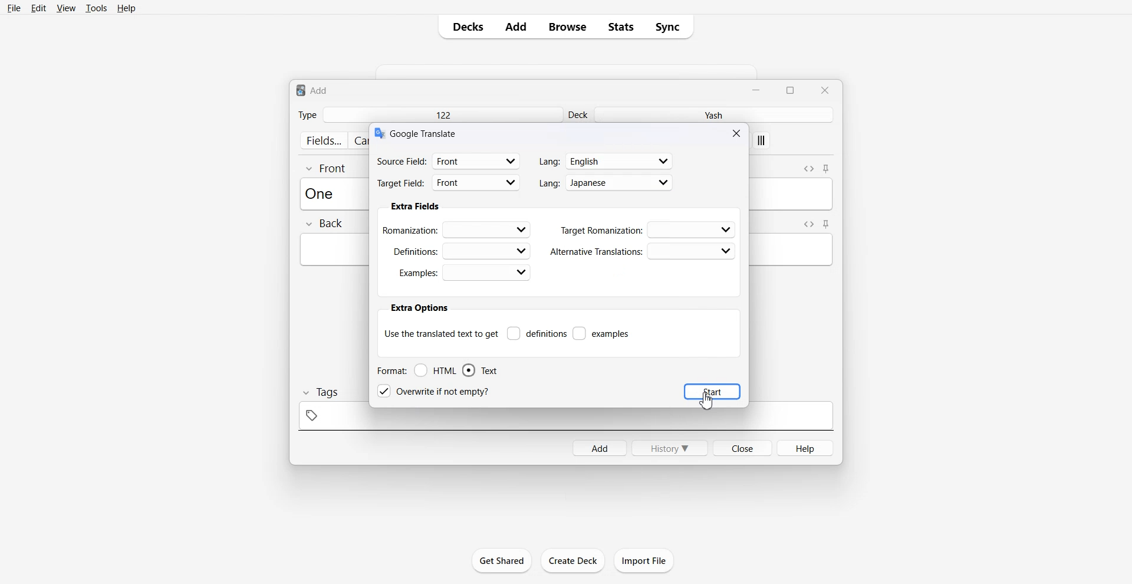 This screenshot has width=1132, height=584. What do you see at coordinates (607, 161) in the screenshot?
I see `Language` at bounding box center [607, 161].